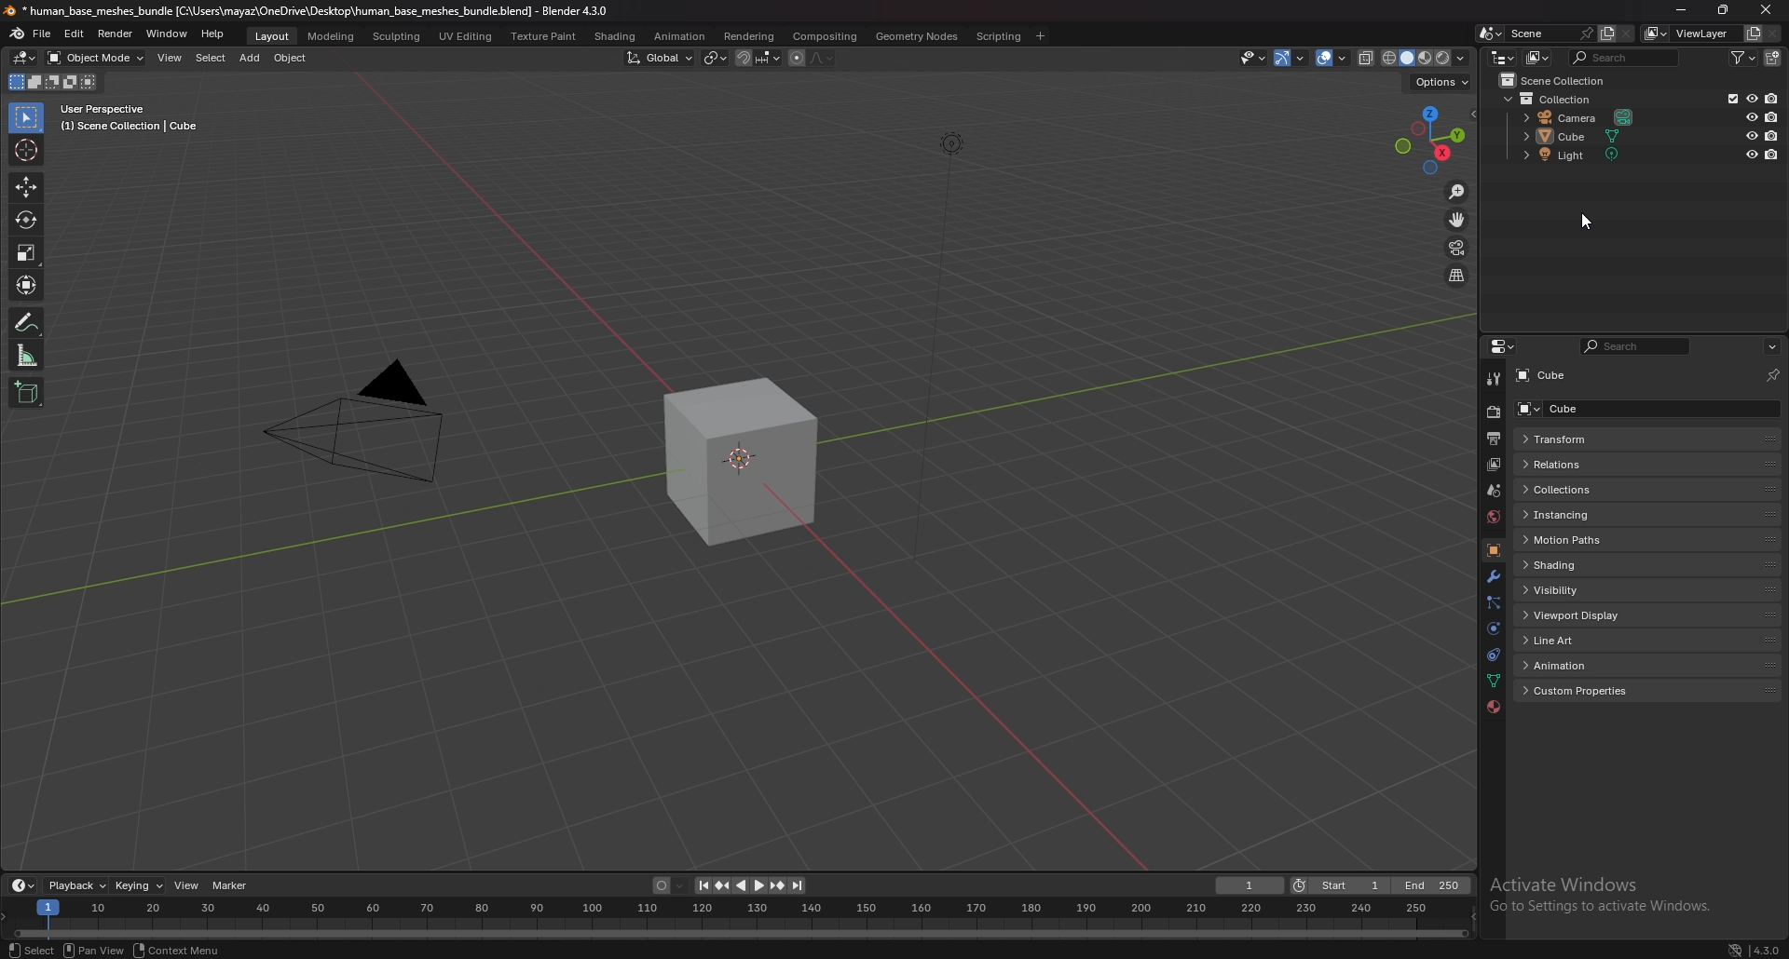 The height and width of the screenshot is (959, 1789). Describe the element at coordinates (1627, 57) in the screenshot. I see `search` at that location.